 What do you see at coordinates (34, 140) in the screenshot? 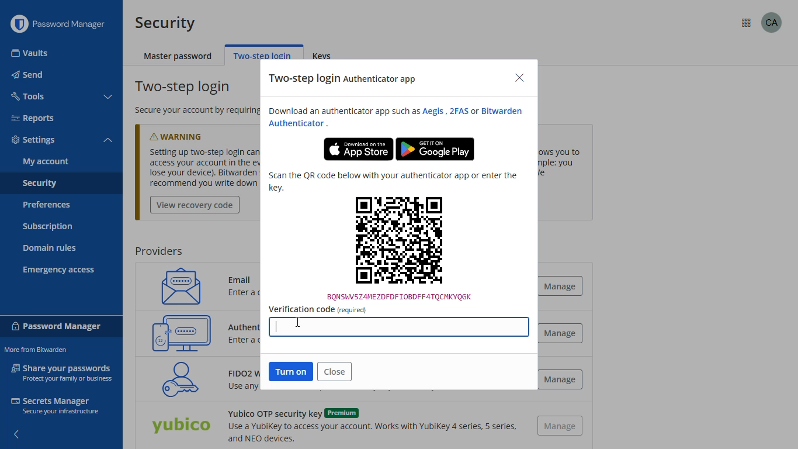
I see `settings` at bounding box center [34, 140].